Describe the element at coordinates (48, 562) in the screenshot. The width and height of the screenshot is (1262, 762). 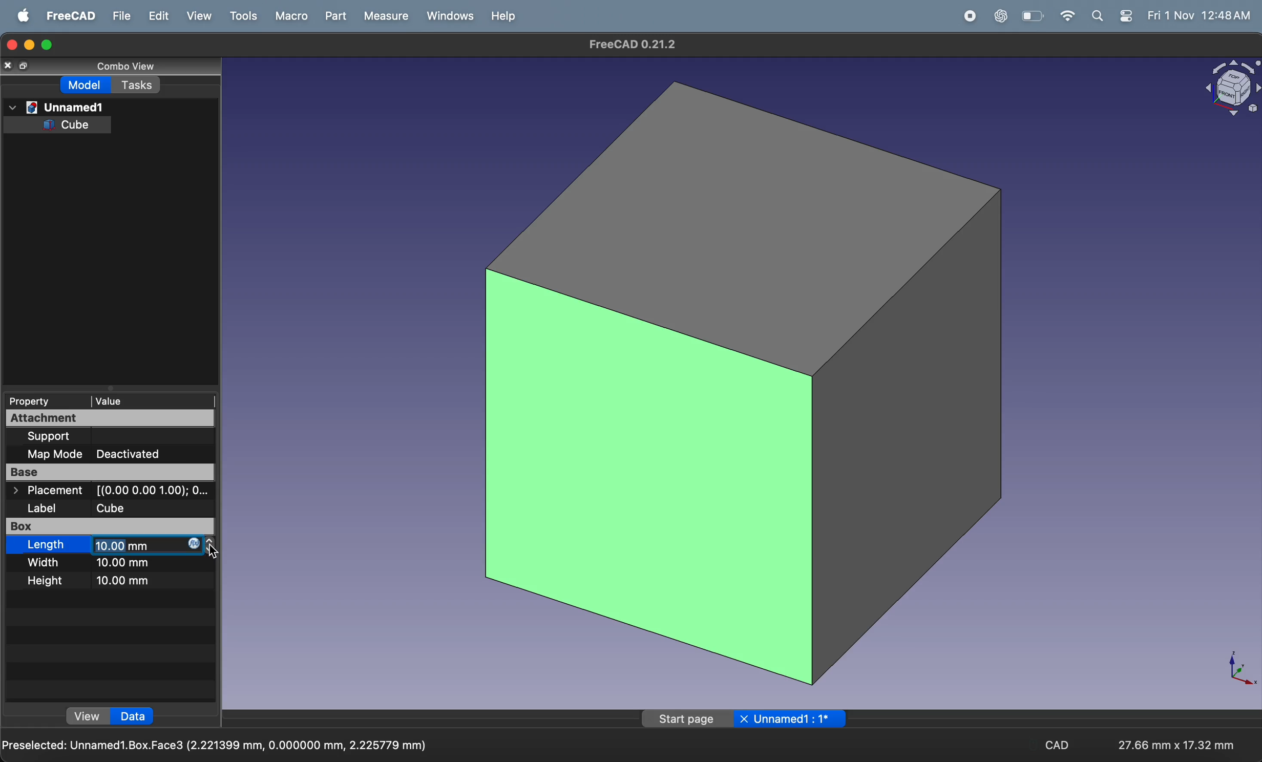
I see `width` at that location.